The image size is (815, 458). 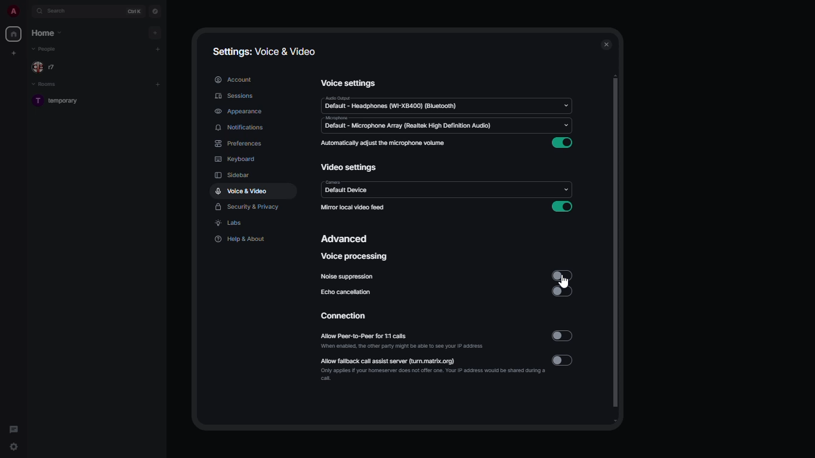 What do you see at coordinates (14, 448) in the screenshot?
I see `quick settings` at bounding box center [14, 448].